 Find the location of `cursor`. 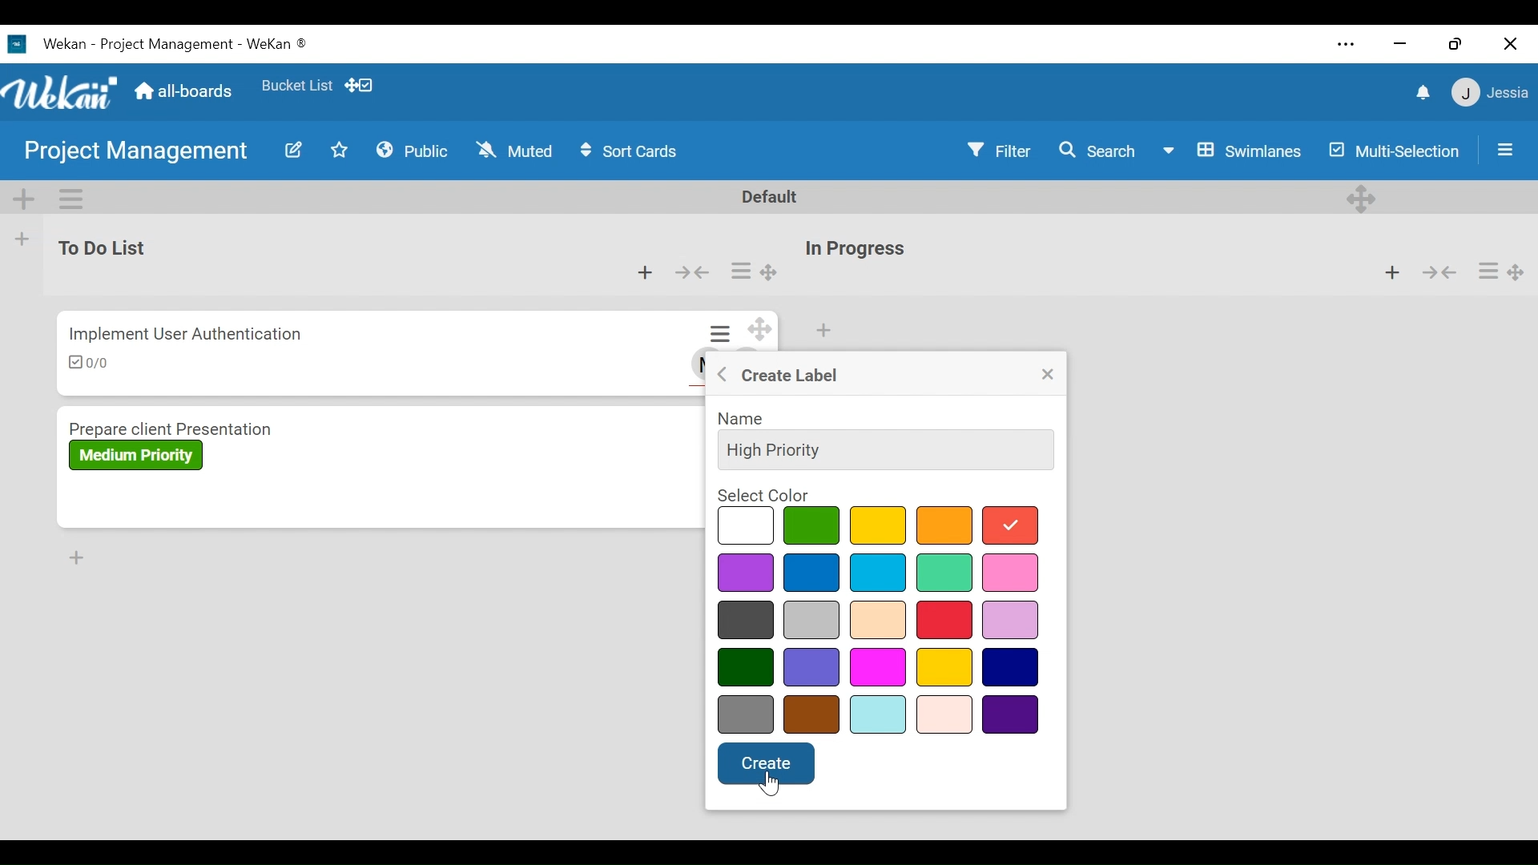

cursor is located at coordinates (775, 783).